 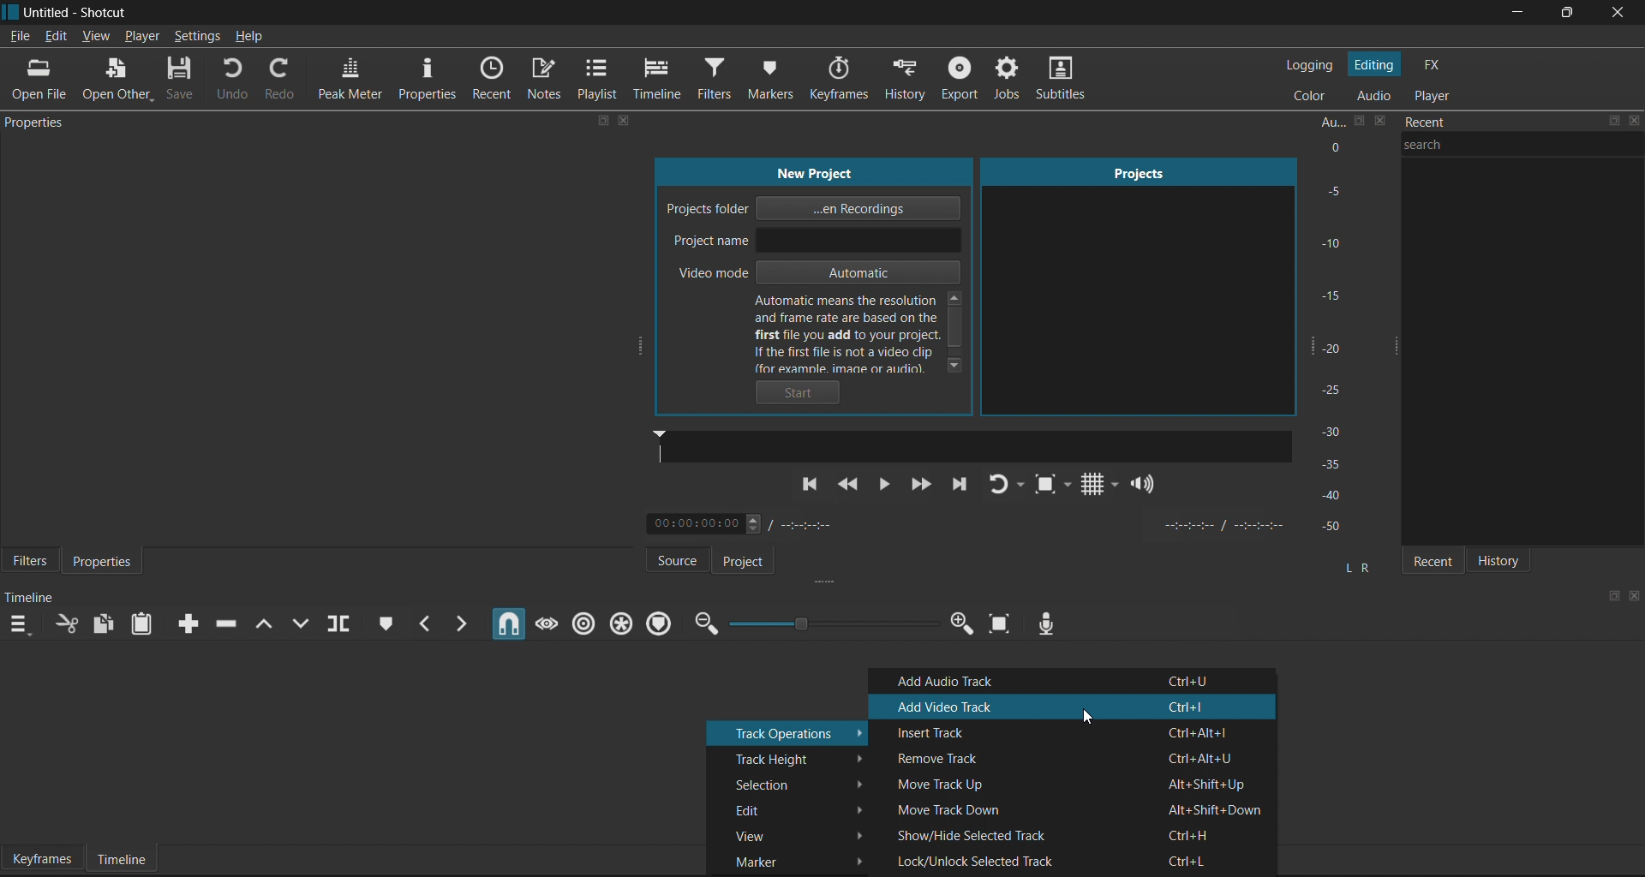 I want to click on Marker, so click(x=787, y=860).